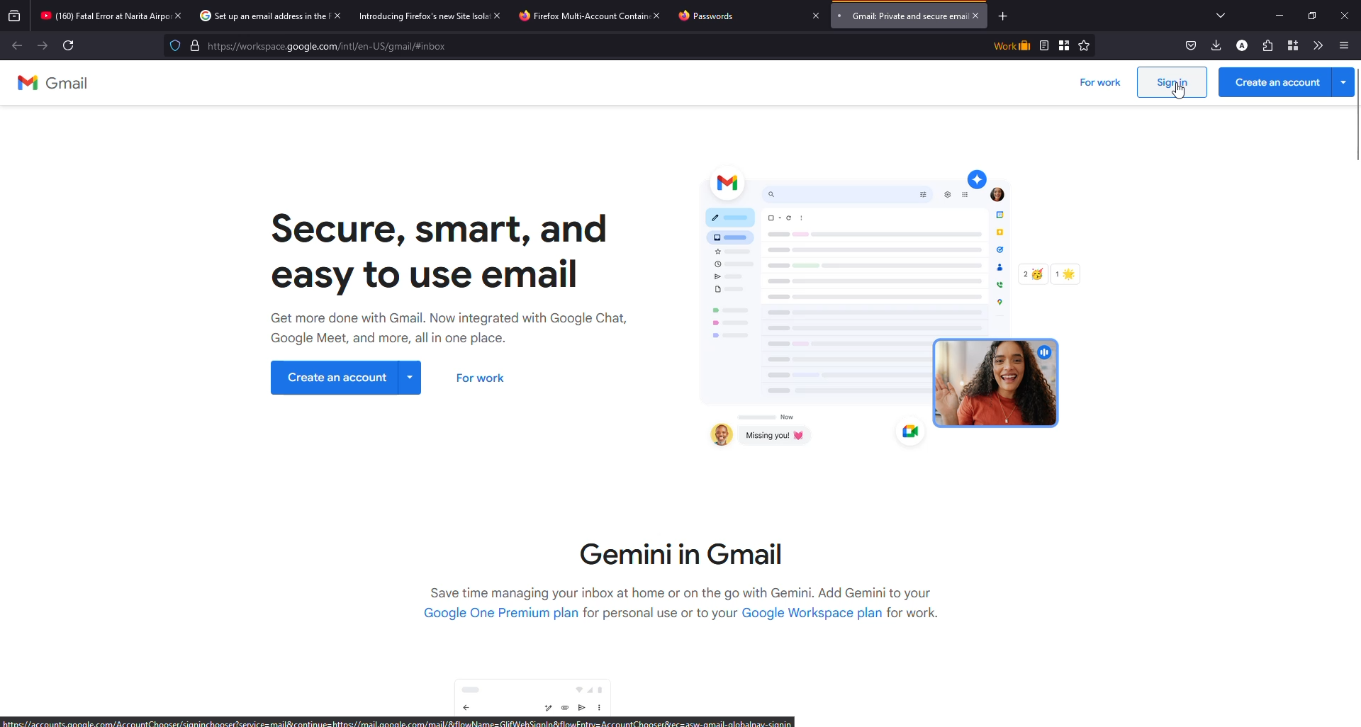  I want to click on create account, so click(345, 377).